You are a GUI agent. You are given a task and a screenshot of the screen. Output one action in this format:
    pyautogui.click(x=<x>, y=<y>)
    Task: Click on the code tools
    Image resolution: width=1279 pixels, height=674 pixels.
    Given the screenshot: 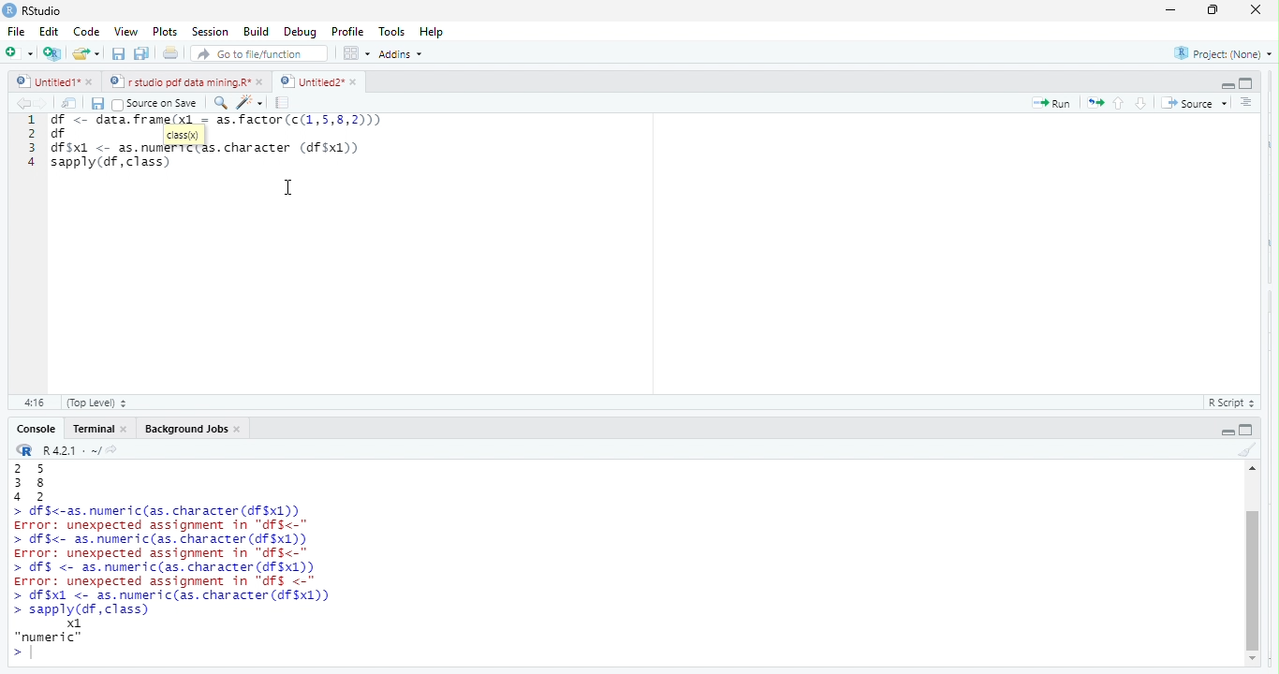 What is the action you would take?
    pyautogui.click(x=253, y=103)
    